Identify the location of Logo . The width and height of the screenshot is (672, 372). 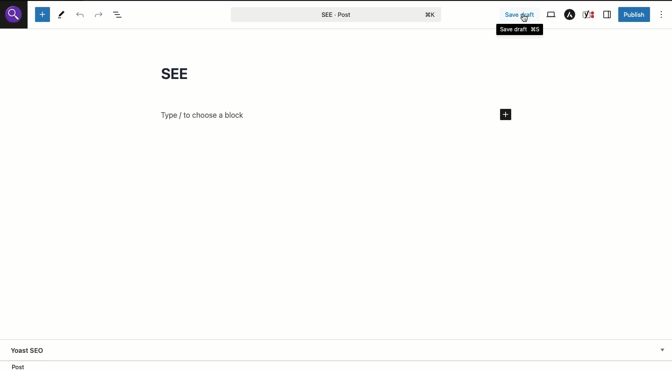
(15, 15).